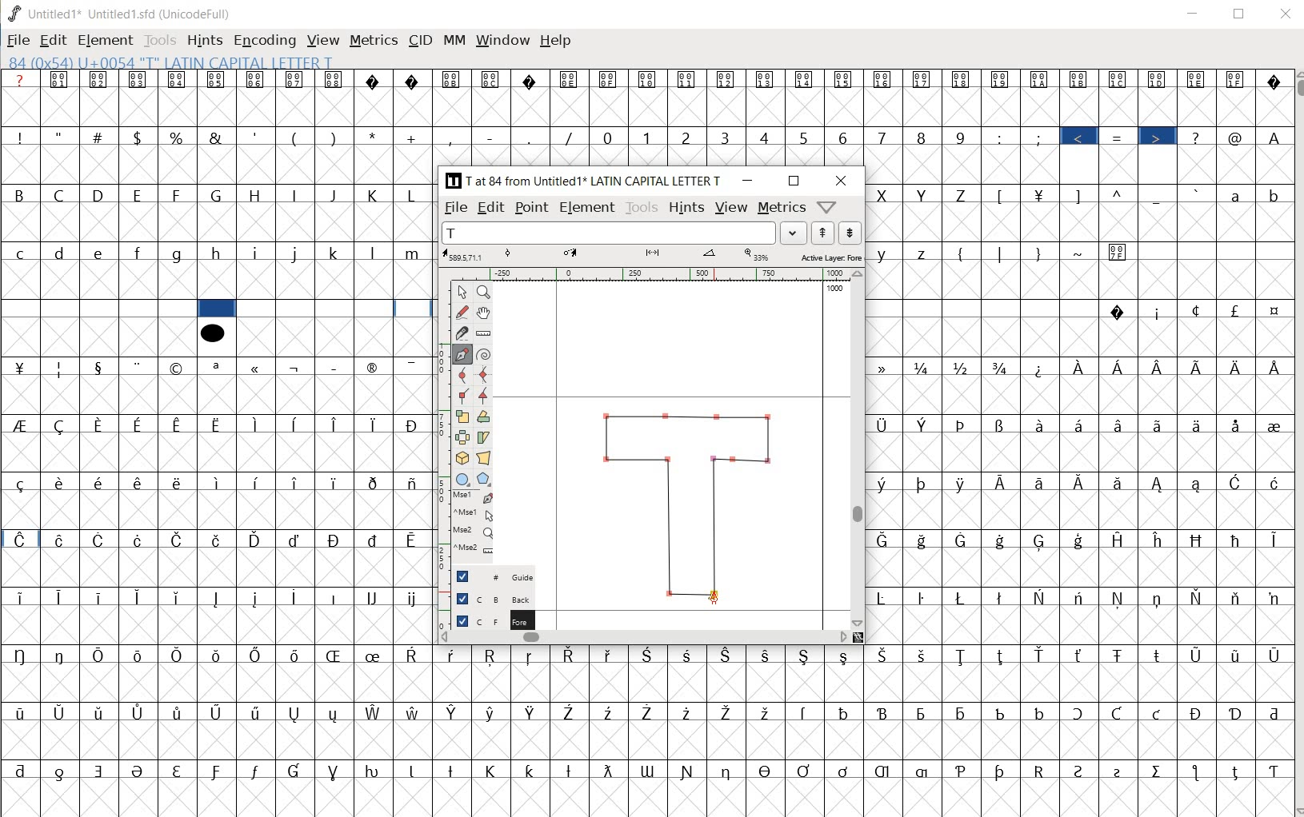  I want to click on Symbol, so click(336, 598).